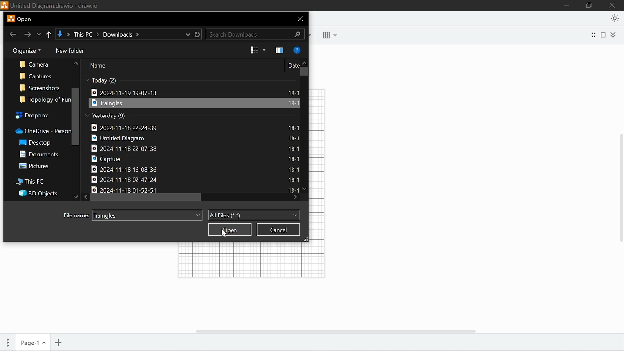 This screenshot has height=351, width=624. I want to click on Untitled Diagram.drawio - draw.io, so click(57, 6).